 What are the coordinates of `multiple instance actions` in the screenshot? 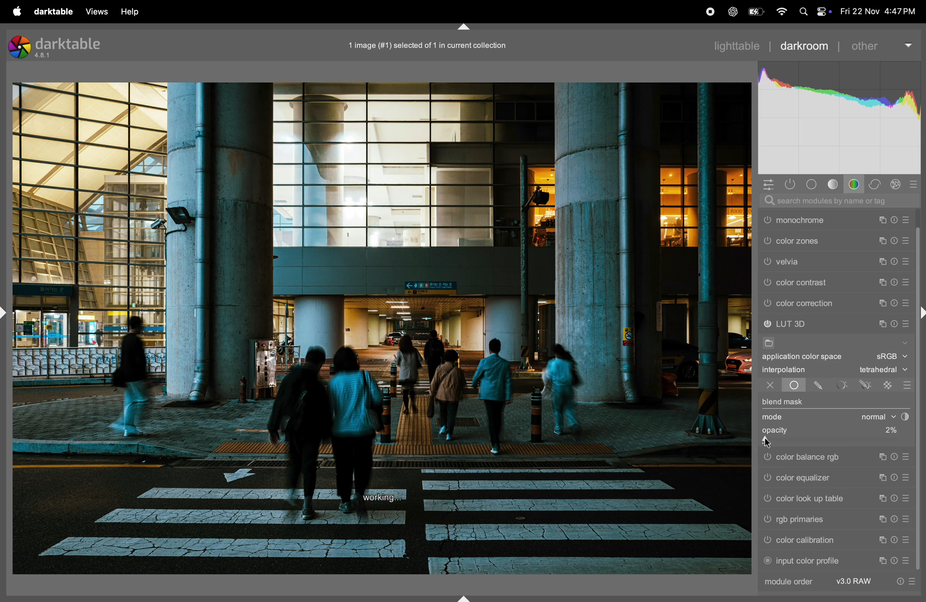 It's located at (884, 458).